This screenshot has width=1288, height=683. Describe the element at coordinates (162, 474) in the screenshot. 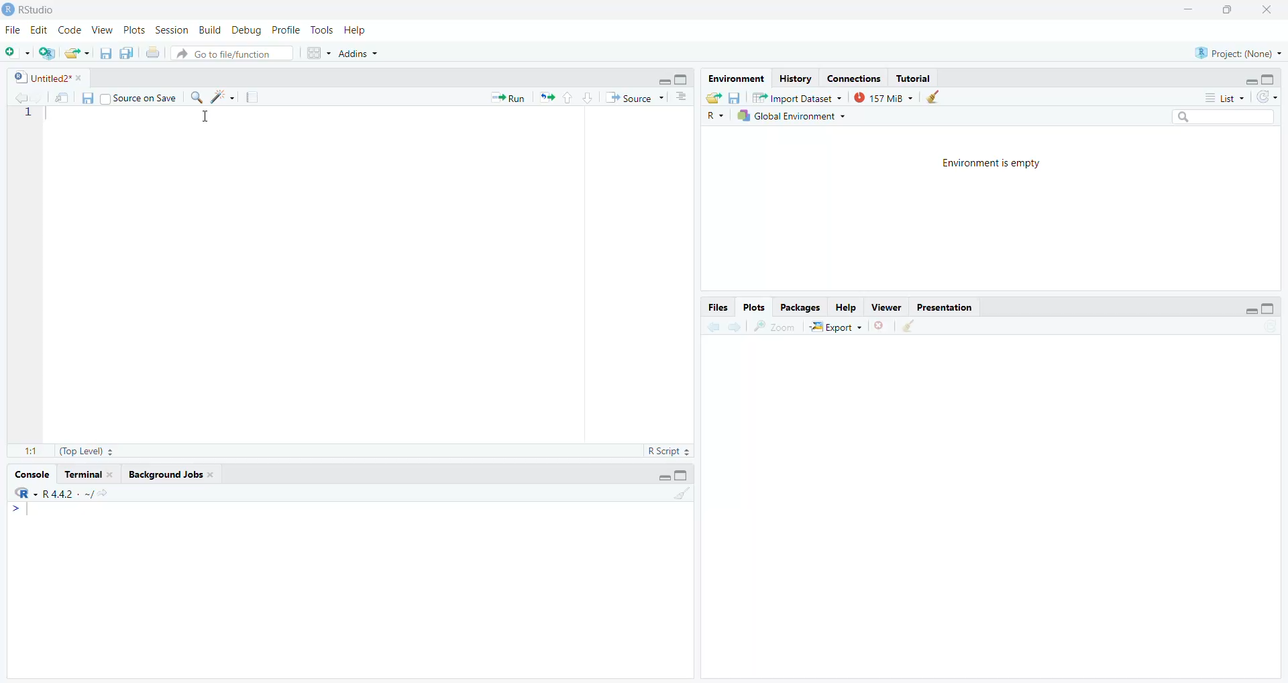

I see `Background Jobs` at that location.